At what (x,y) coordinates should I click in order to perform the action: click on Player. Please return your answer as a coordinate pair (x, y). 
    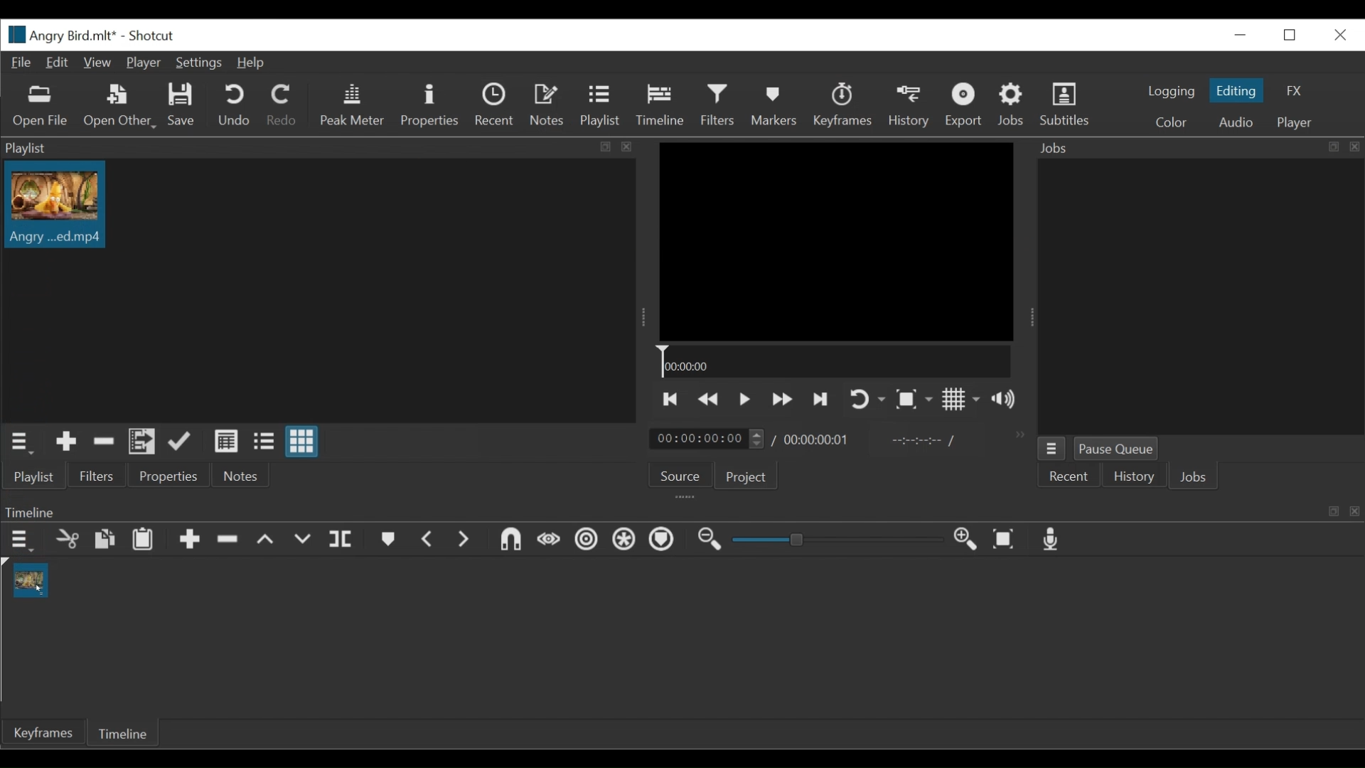
    Looking at the image, I should click on (1295, 124).